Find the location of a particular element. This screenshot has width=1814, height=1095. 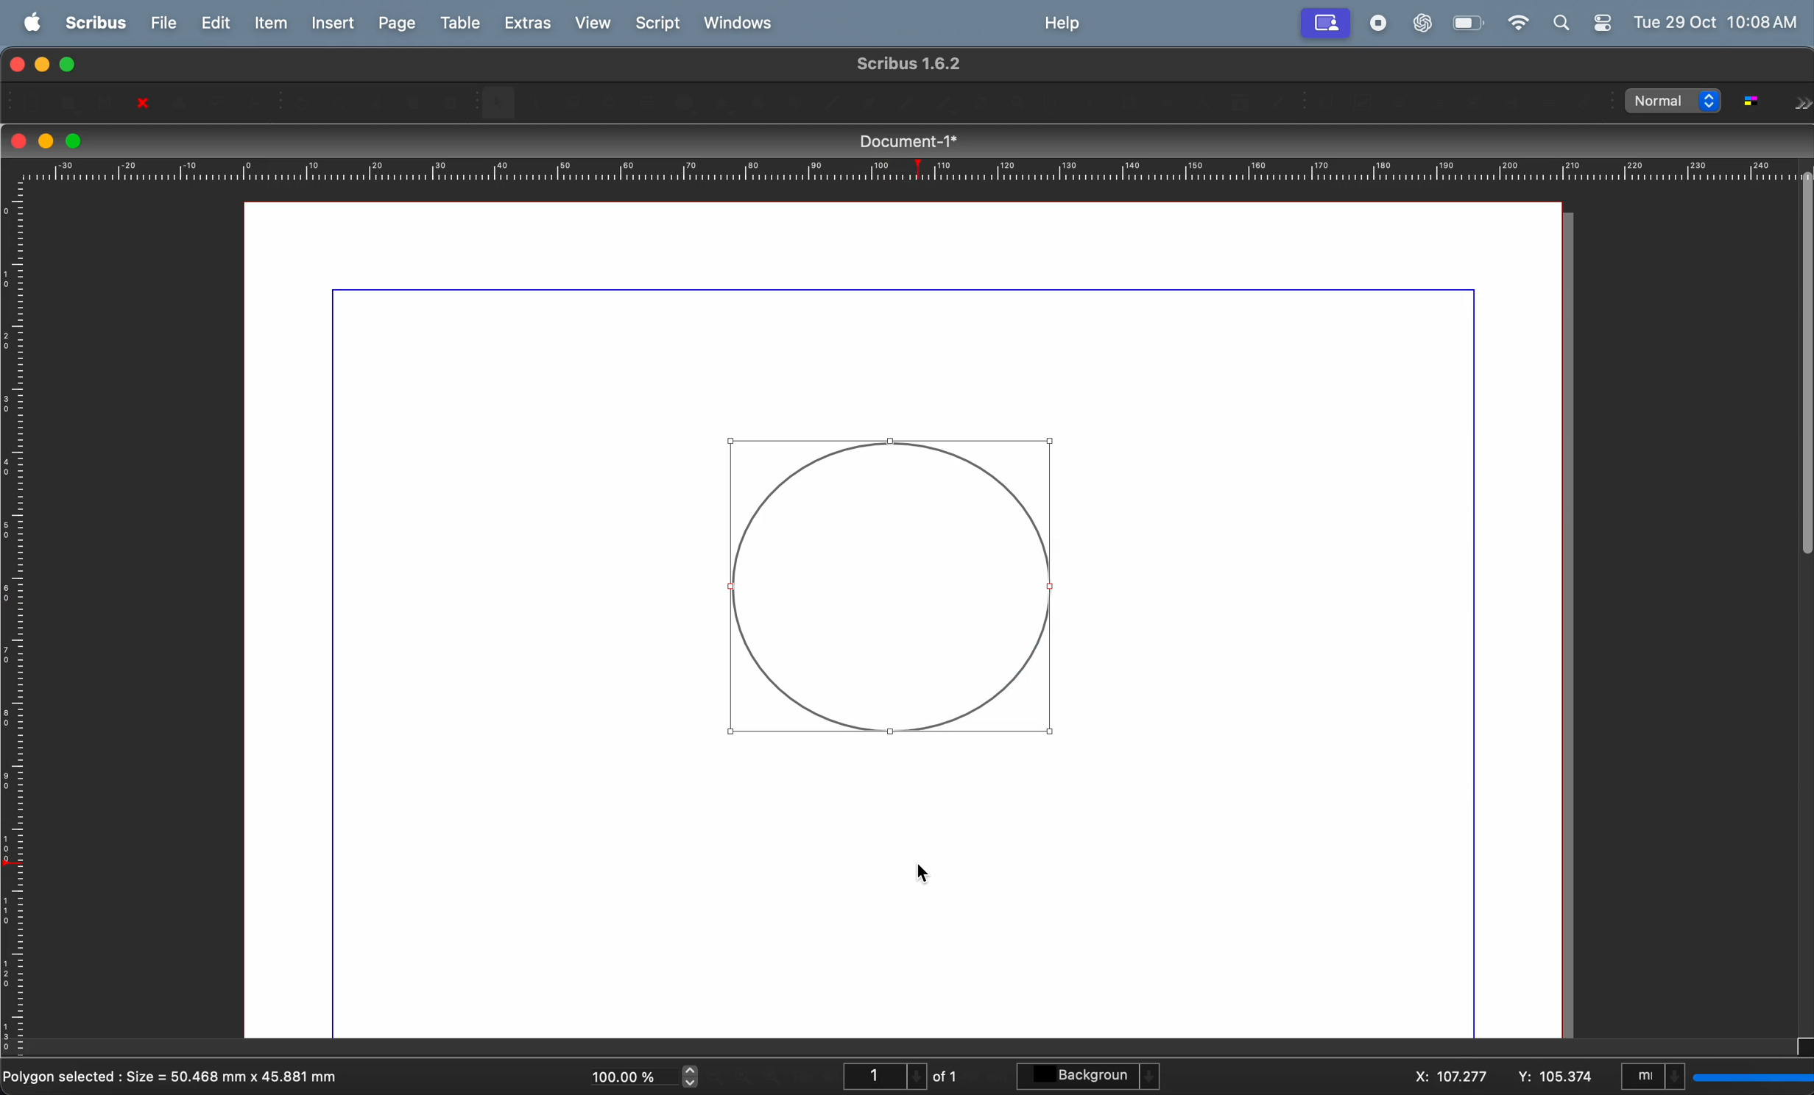

help is located at coordinates (1064, 24).